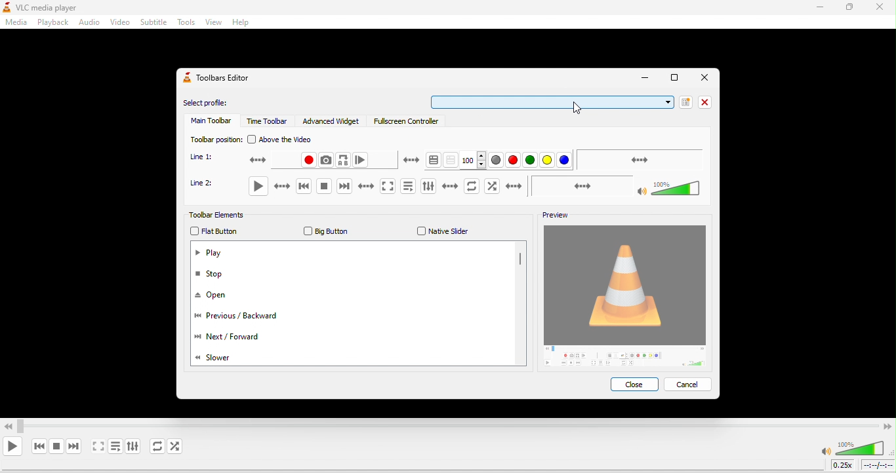 Image resolution: width=896 pixels, height=473 pixels. Describe the element at coordinates (63, 7) in the screenshot. I see `vlc media player` at that location.